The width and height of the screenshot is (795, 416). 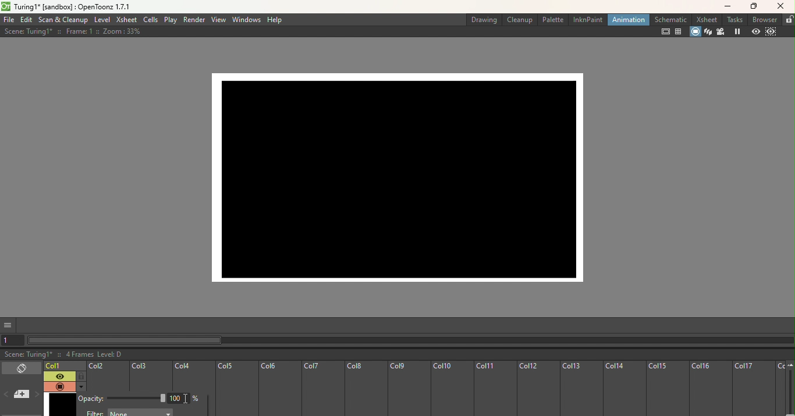 What do you see at coordinates (73, 31) in the screenshot?
I see `Scene: Turing1* :: Frame: 1 :: Zoom: 33%` at bounding box center [73, 31].